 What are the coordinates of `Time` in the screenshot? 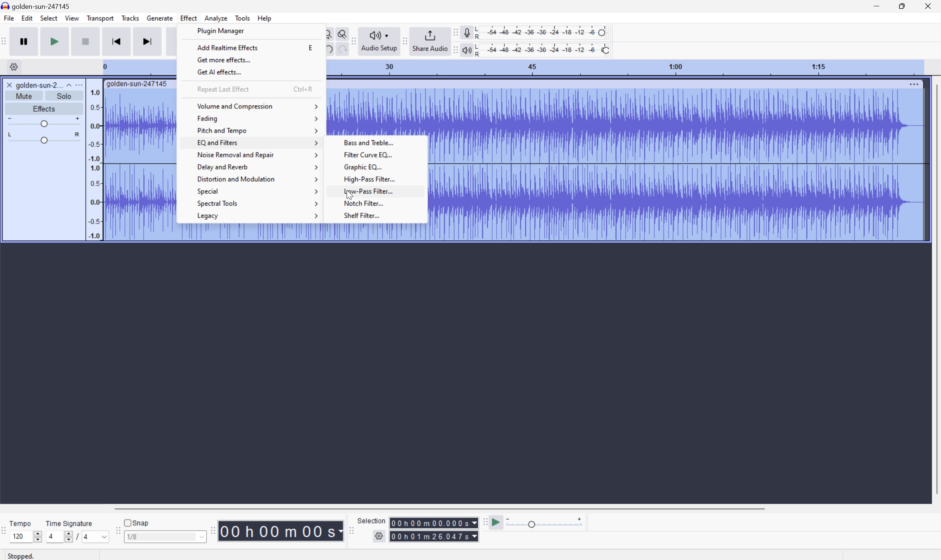 It's located at (281, 530).